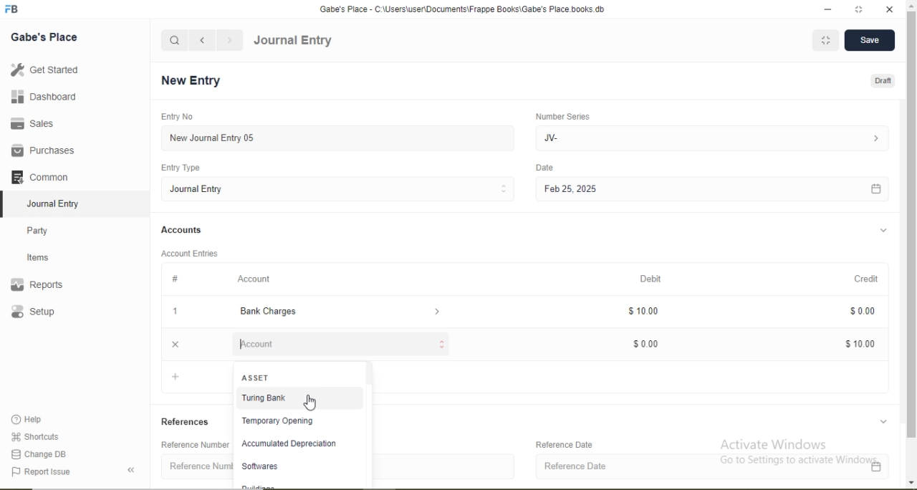 The image size is (917, 490). Describe the element at coordinates (721, 467) in the screenshot. I see `Reference Date` at that location.